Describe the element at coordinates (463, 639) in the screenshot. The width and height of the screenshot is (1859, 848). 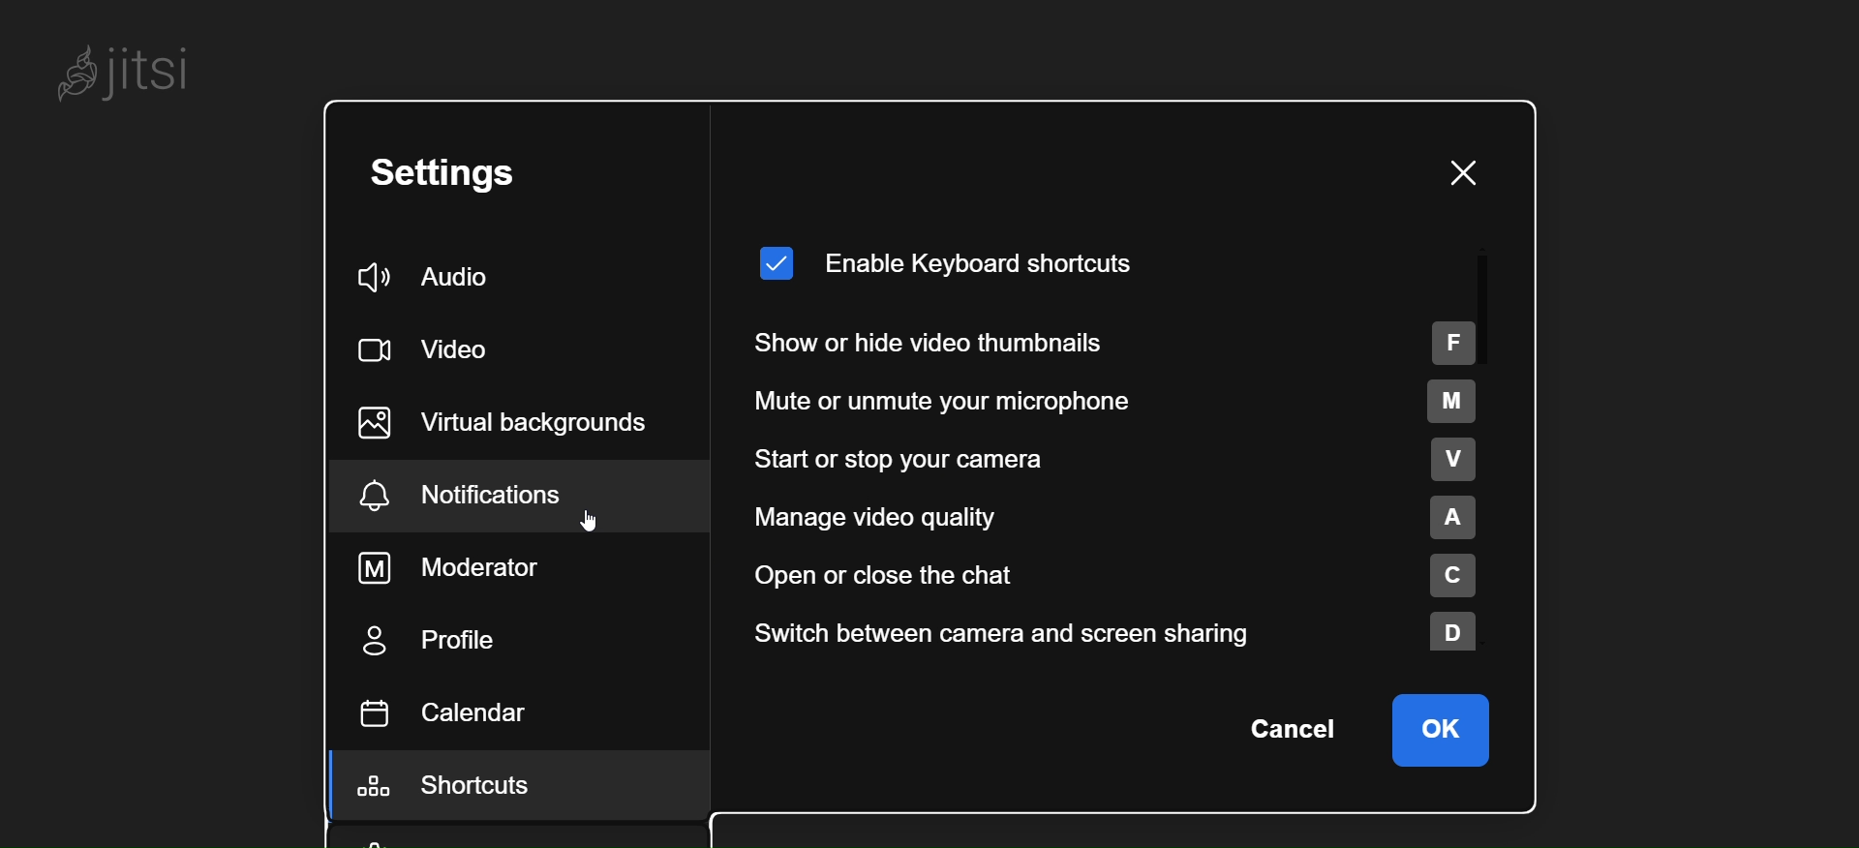
I see `profile` at that location.